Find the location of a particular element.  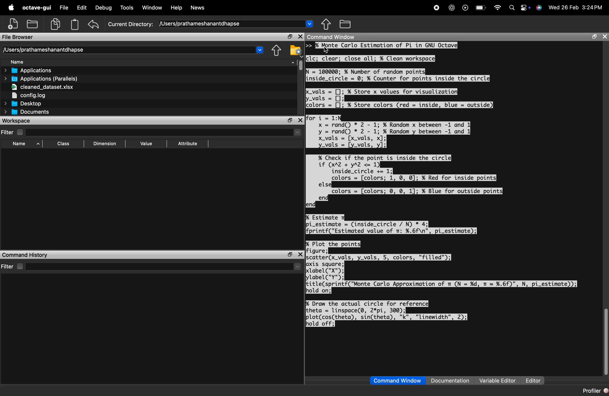

search is located at coordinates (511, 8).